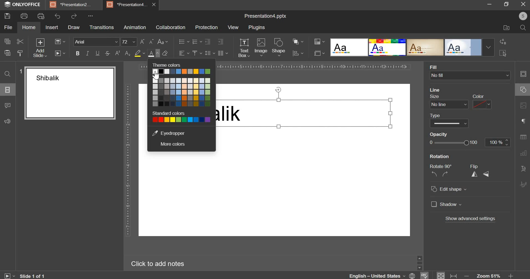 Image resolution: width=530 pixels, height=279 pixels. I want to click on File, so click(503, 28).